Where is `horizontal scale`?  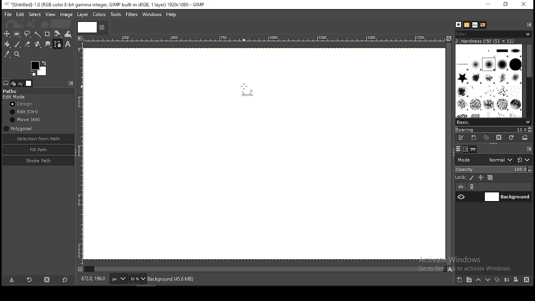 horizontal scale is located at coordinates (264, 39).